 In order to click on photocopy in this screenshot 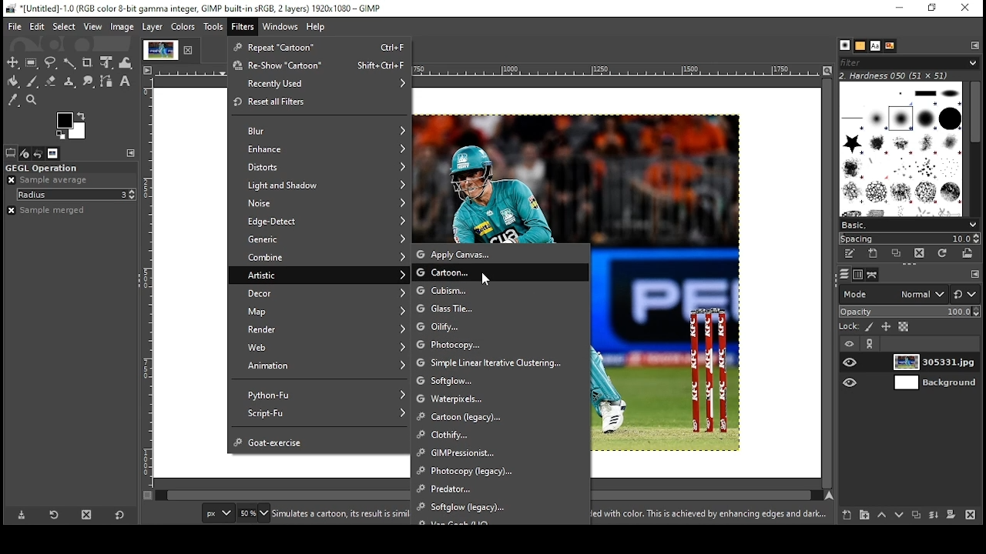, I will do `click(500, 343)`.